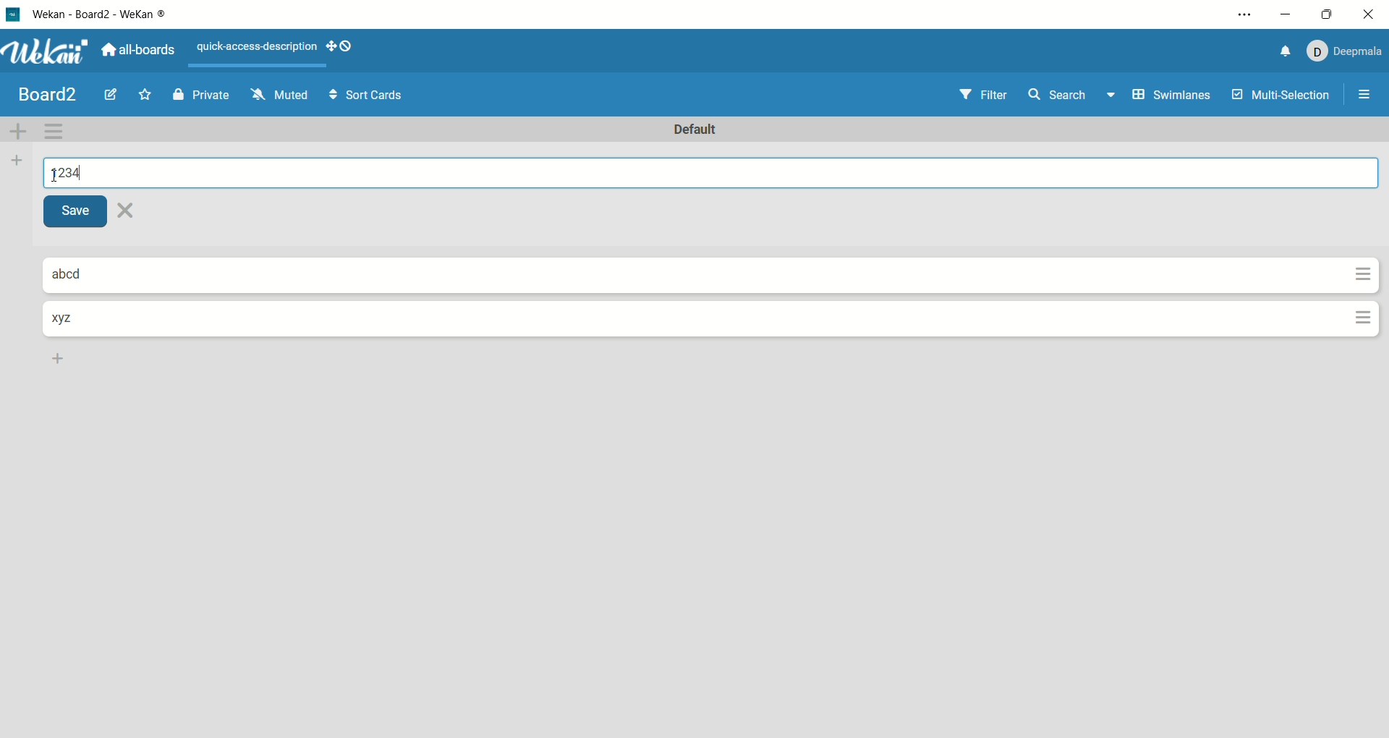 The width and height of the screenshot is (1389, 738). Describe the element at coordinates (12, 14) in the screenshot. I see `logo` at that location.